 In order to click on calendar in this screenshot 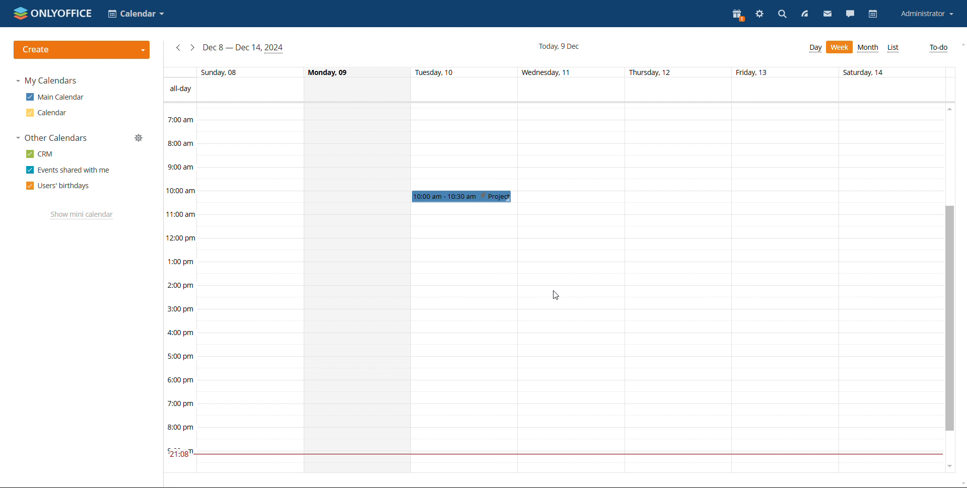, I will do `click(873, 15)`.